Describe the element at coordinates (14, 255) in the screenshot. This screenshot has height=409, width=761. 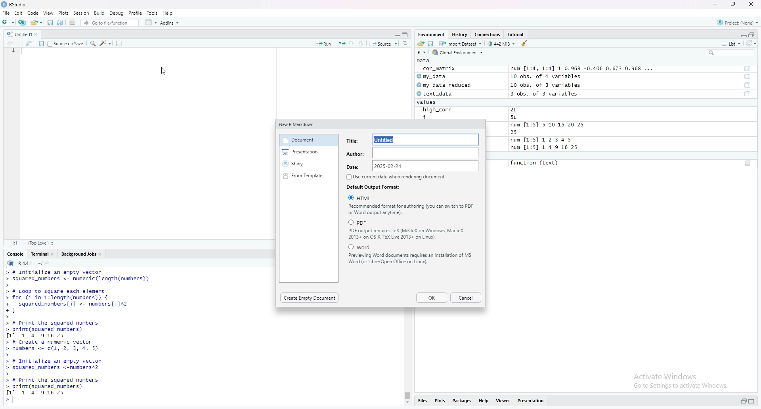
I see `console` at that location.